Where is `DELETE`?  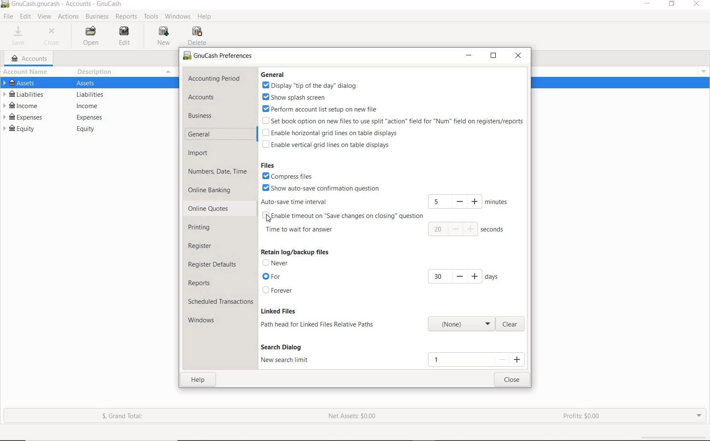
DELETE is located at coordinates (197, 36).